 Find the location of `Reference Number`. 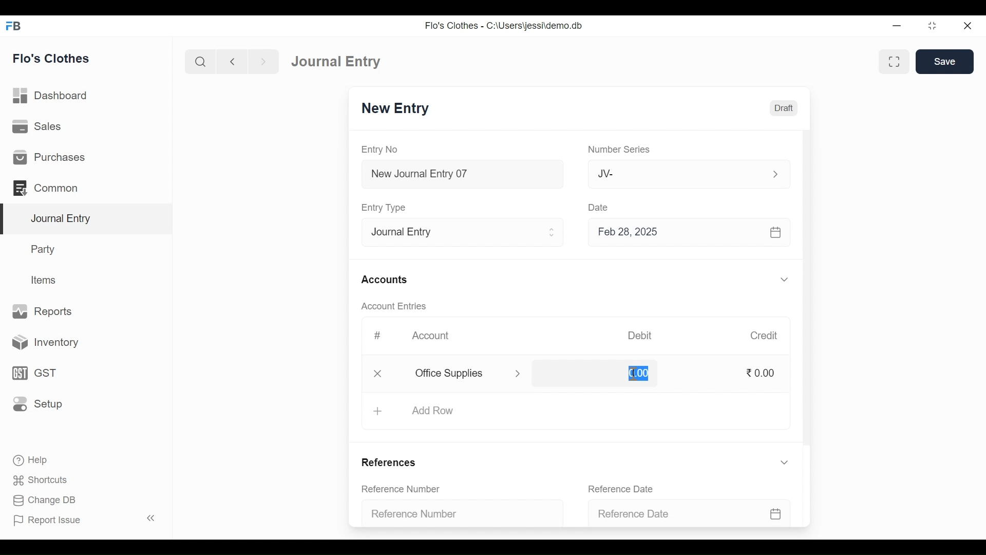

Reference Number is located at coordinates (455, 515).